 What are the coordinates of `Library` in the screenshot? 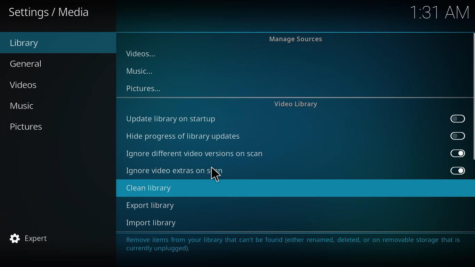 It's located at (27, 45).